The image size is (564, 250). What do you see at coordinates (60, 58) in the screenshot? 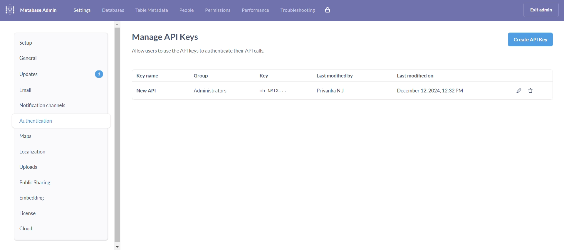
I see `general` at bounding box center [60, 58].